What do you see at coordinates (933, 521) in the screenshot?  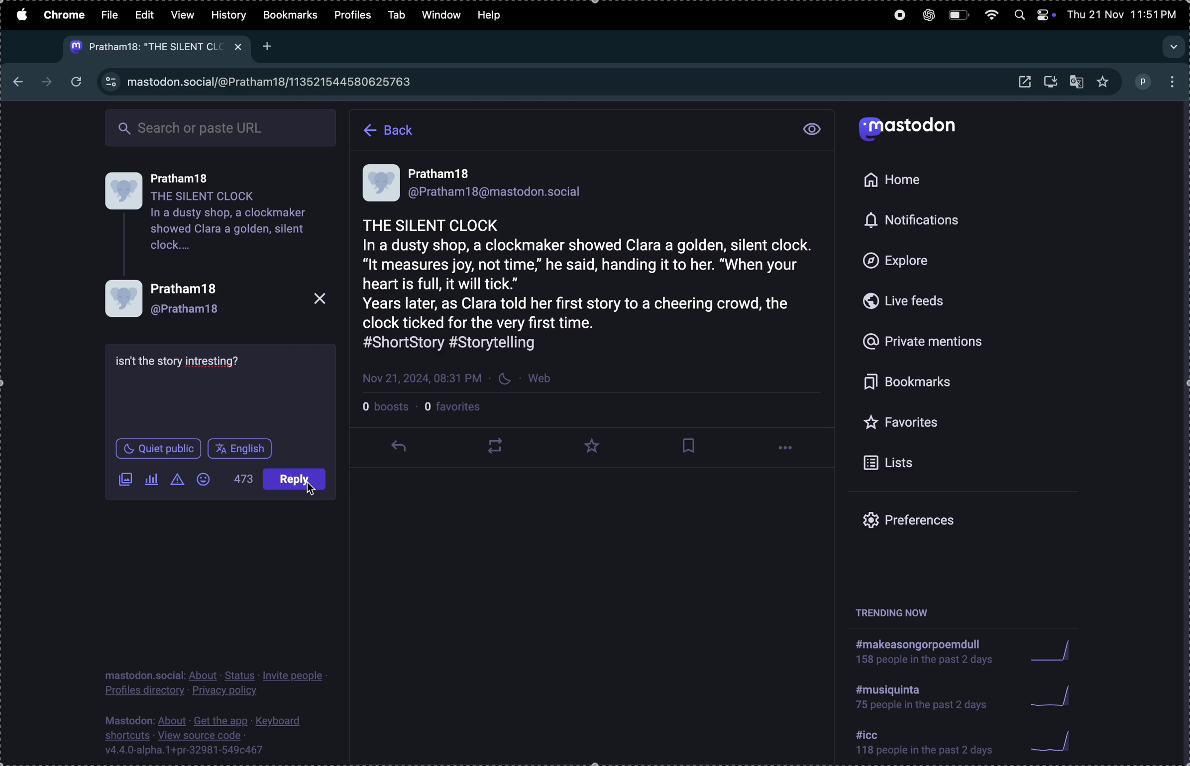 I see `prefrences` at bounding box center [933, 521].